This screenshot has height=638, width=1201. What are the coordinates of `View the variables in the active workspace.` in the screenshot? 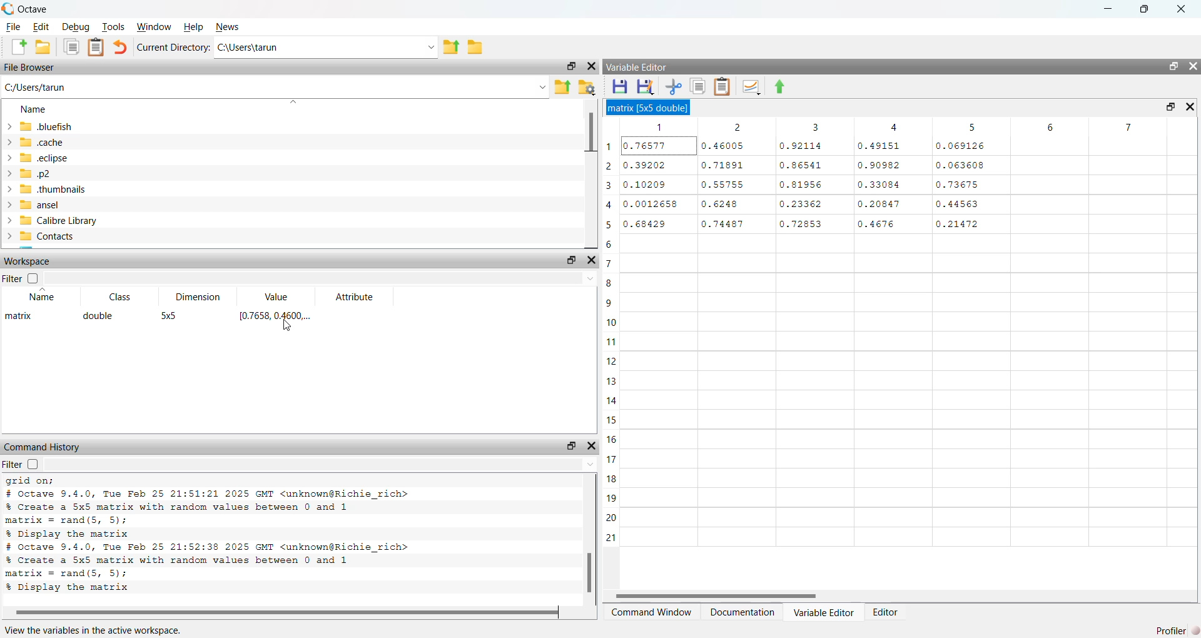 It's located at (97, 630).